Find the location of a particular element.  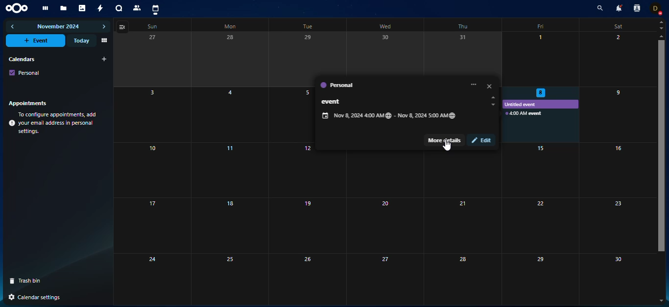

event is located at coordinates (524, 113).